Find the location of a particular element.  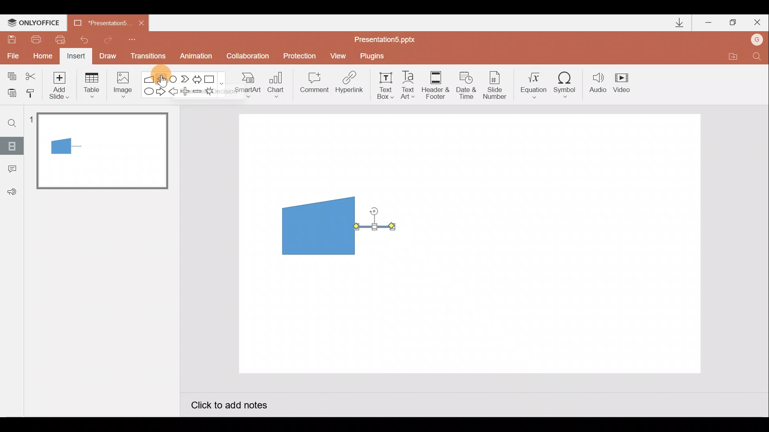

Left right arrow is located at coordinates (198, 78).